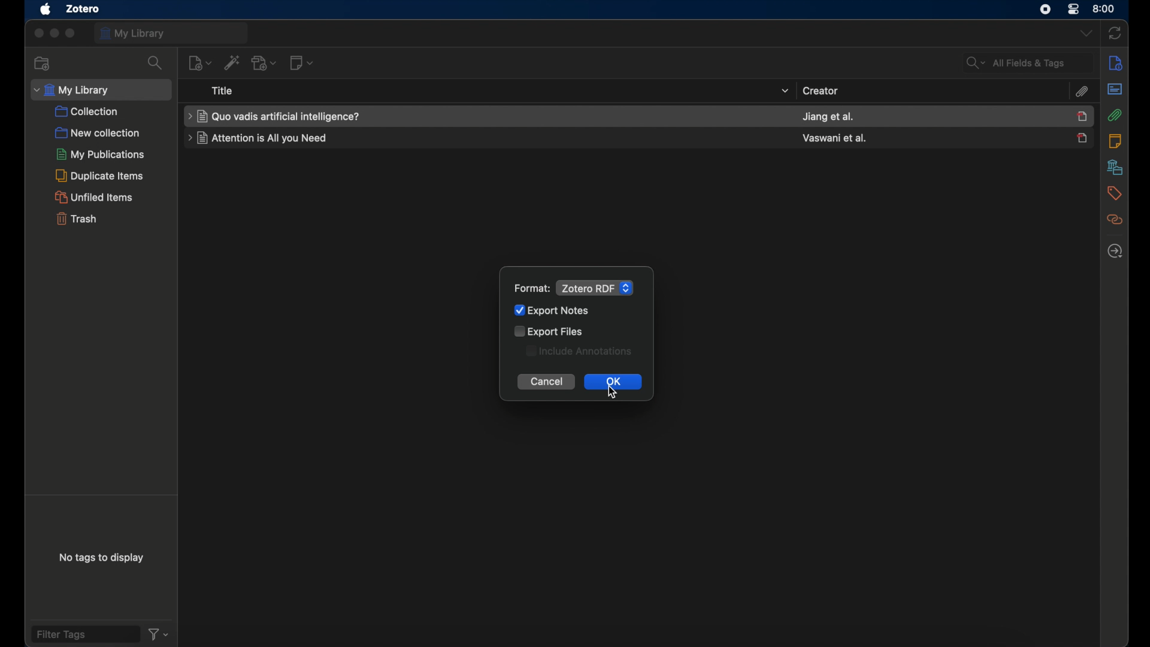  What do you see at coordinates (87, 112) in the screenshot?
I see `collection` at bounding box center [87, 112].